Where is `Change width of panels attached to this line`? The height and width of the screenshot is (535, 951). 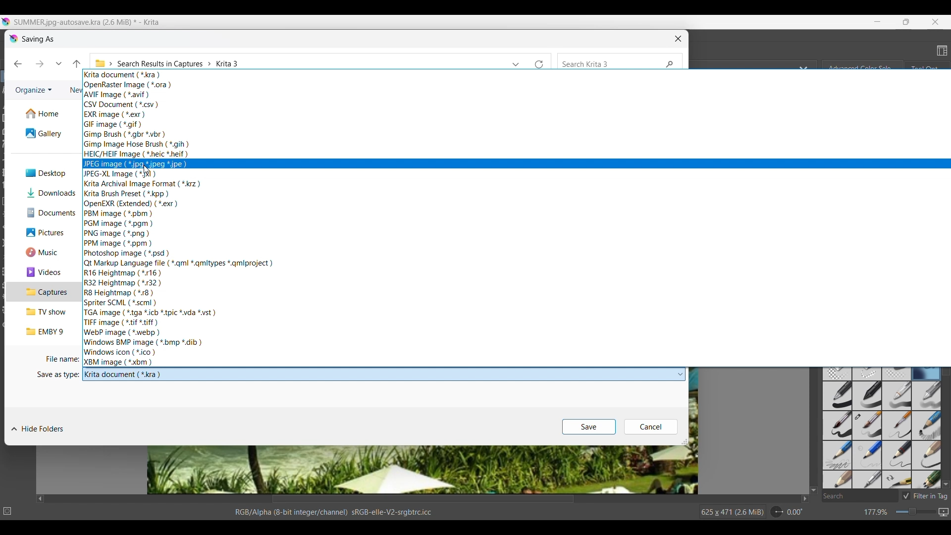
Change width of panels attached to this line is located at coordinates (816, 447).